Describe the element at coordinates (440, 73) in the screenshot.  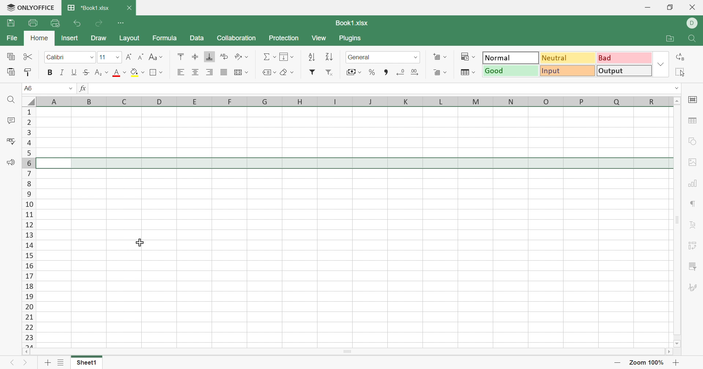
I see `Delete cells` at that location.